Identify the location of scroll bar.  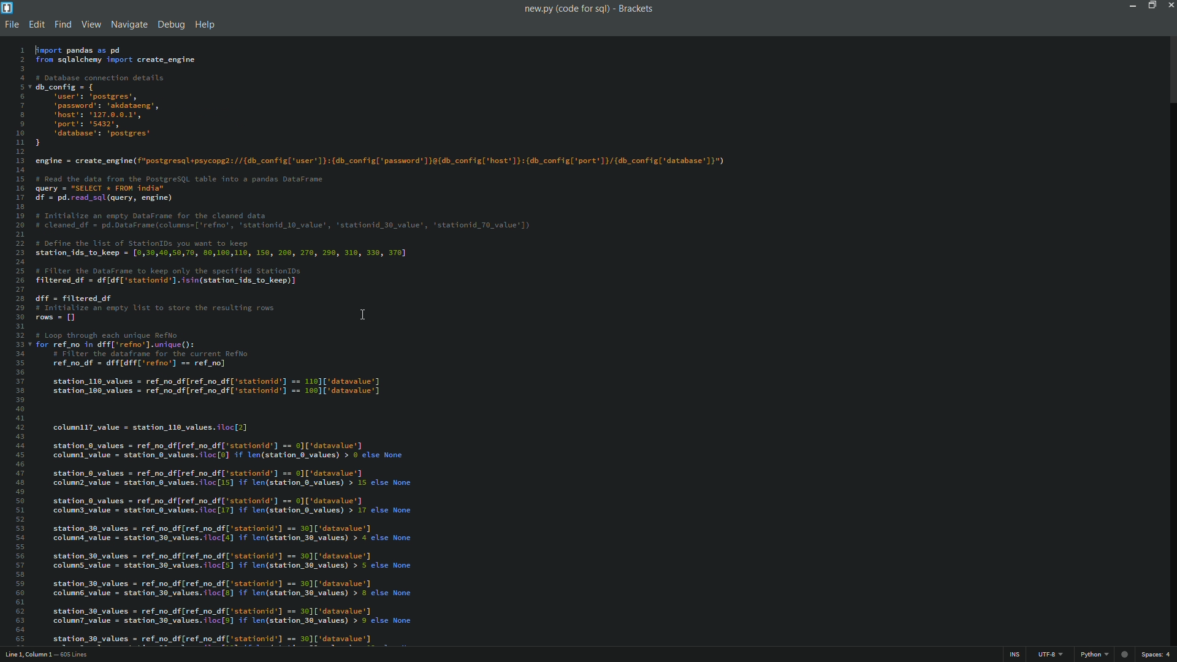
(1170, 72).